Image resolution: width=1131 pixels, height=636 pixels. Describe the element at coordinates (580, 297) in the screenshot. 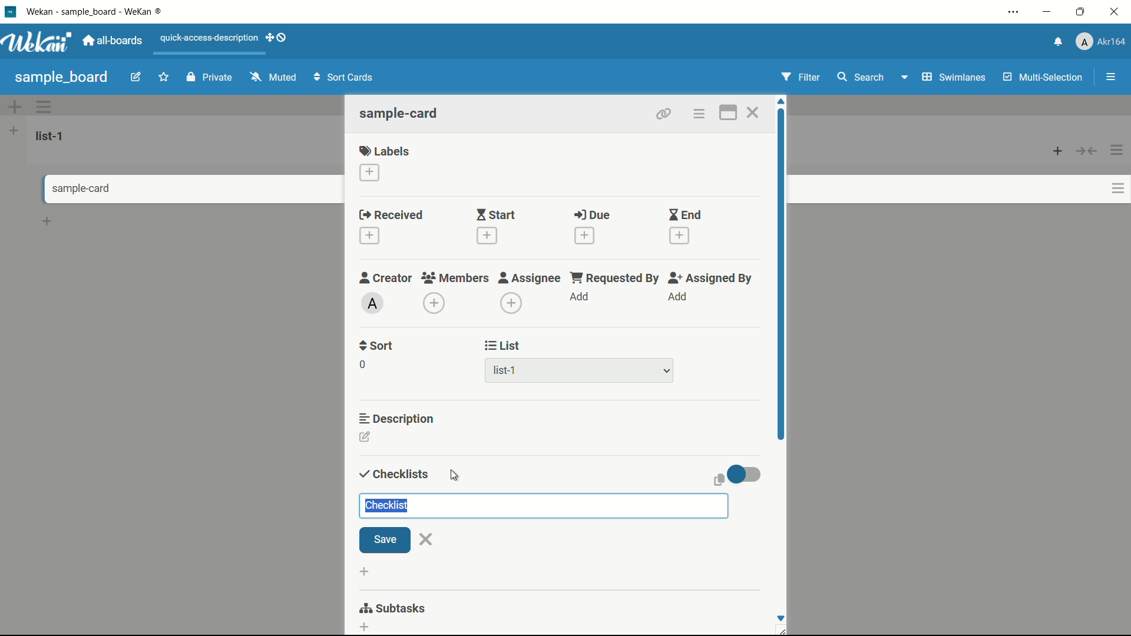

I see `add` at that location.